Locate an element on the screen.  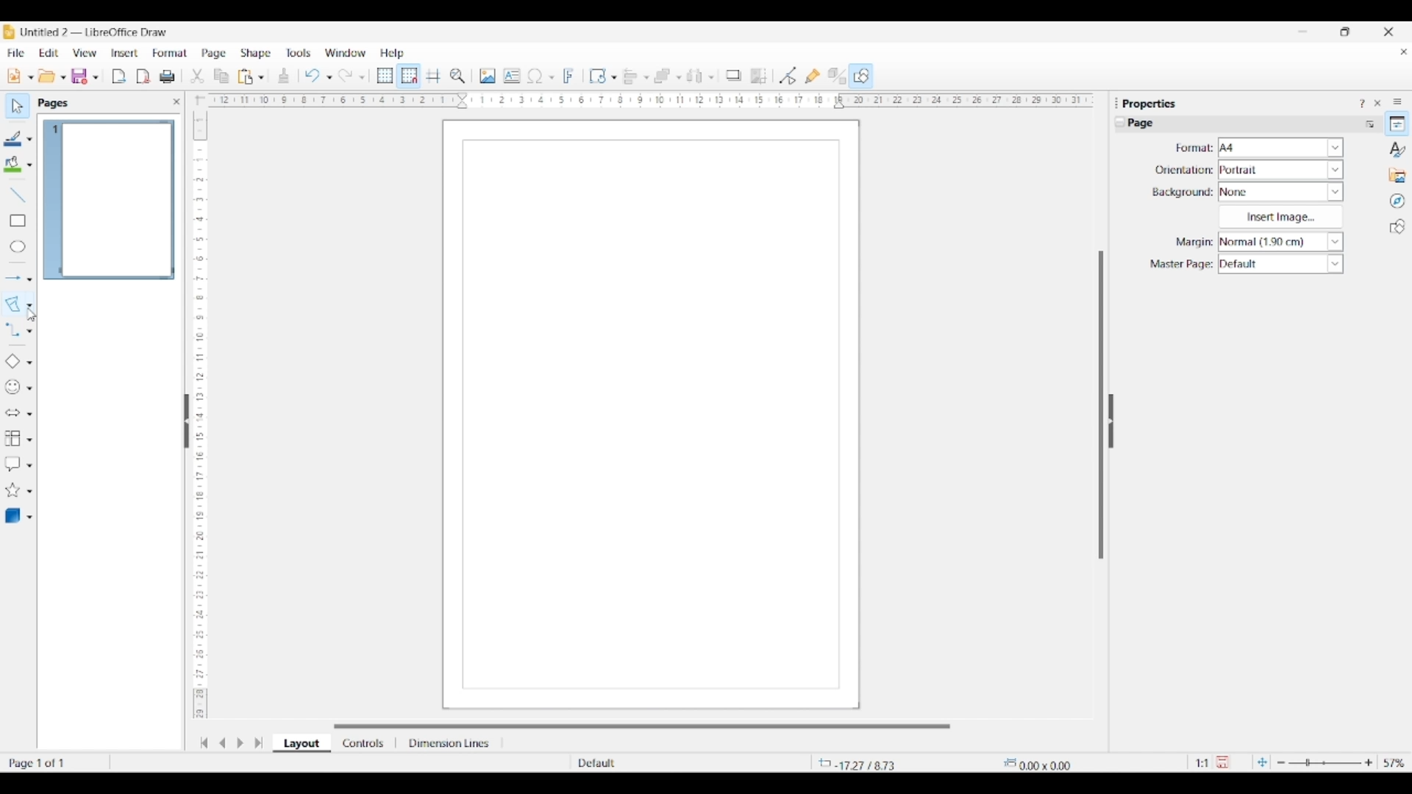
Properties is located at coordinates (1397, 124).